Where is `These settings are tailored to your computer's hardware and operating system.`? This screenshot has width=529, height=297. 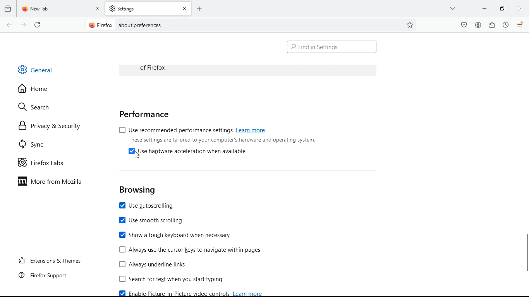
These settings are tailored to your computer's hardware and operating system. is located at coordinates (223, 140).